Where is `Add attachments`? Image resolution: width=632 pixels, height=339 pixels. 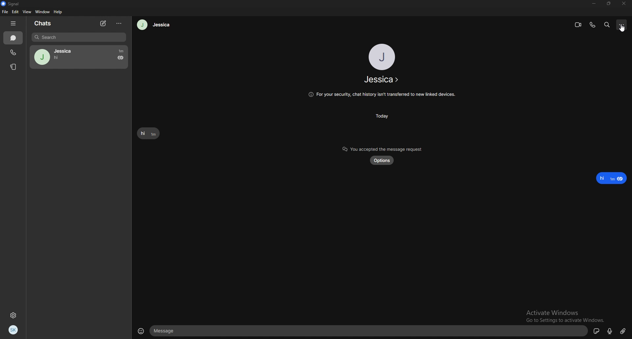
Add attachments is located at coordinates (623, 331).